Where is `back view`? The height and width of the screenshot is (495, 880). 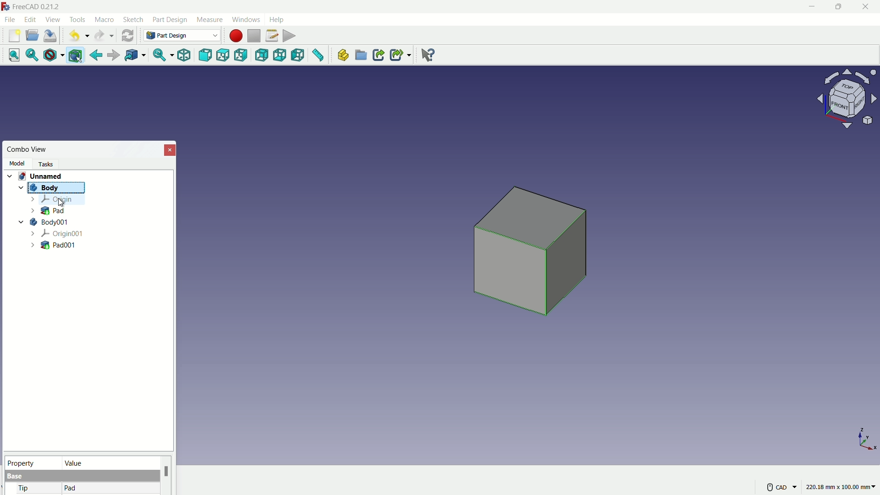 back view is located at coordinates (263, 56).